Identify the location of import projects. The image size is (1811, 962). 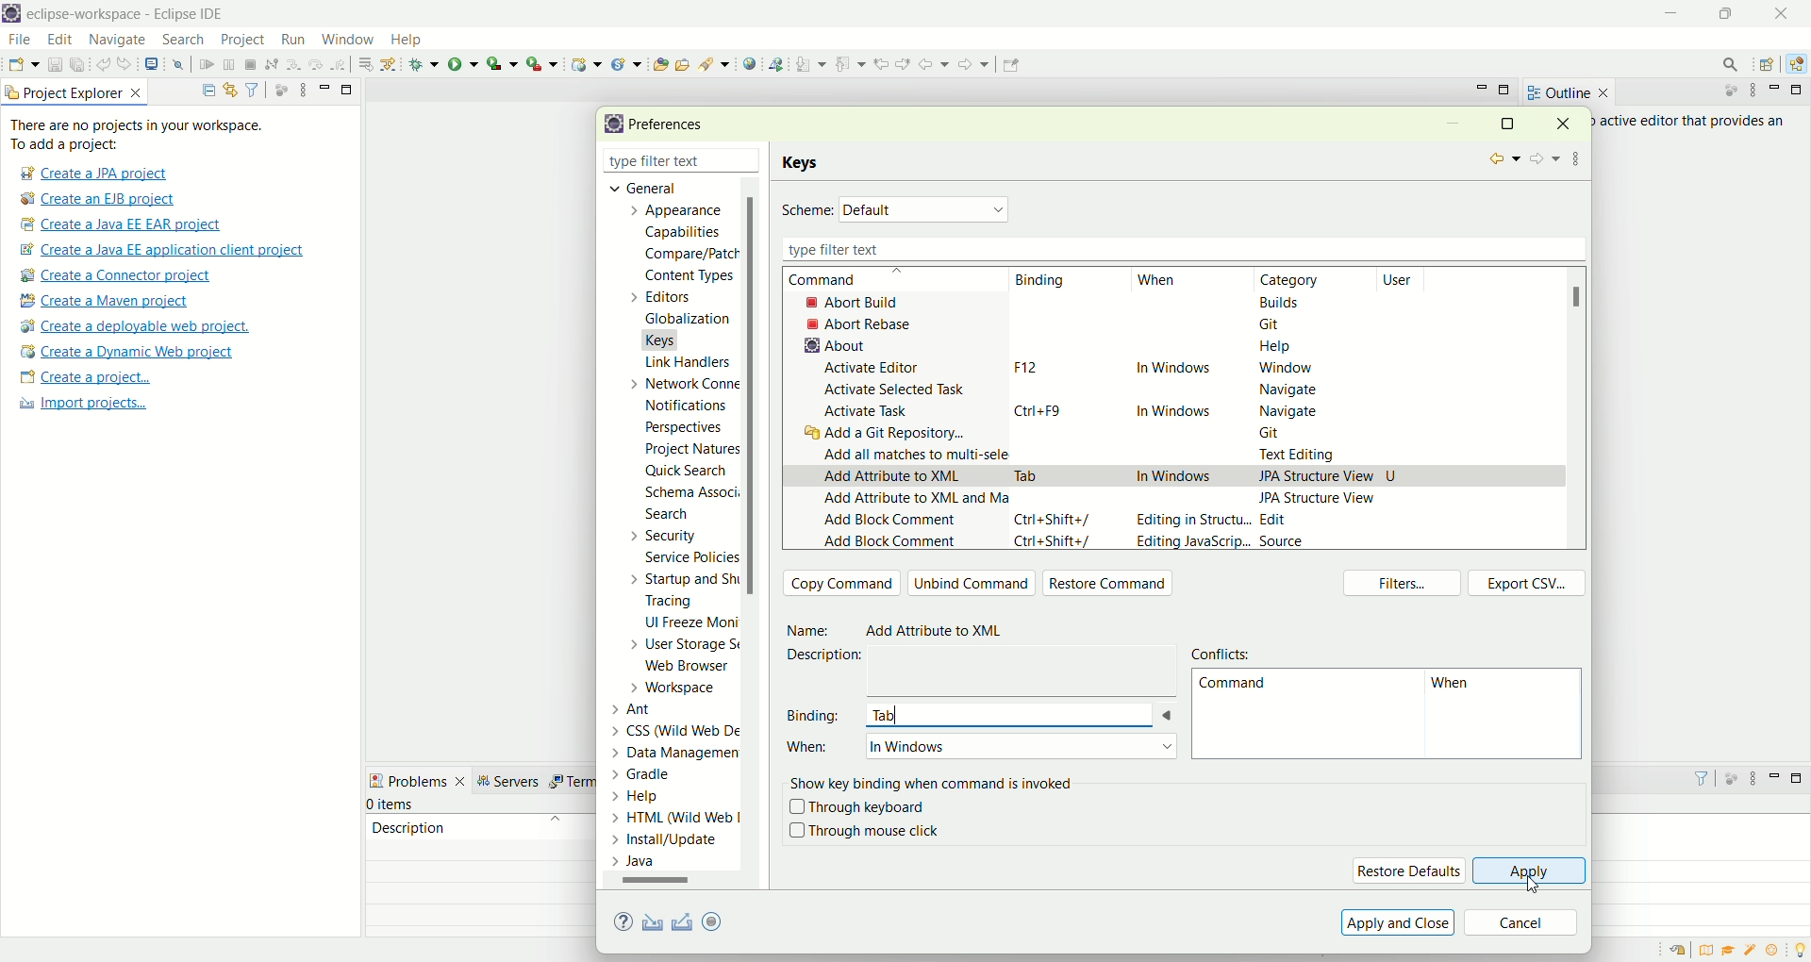
(80, 404).